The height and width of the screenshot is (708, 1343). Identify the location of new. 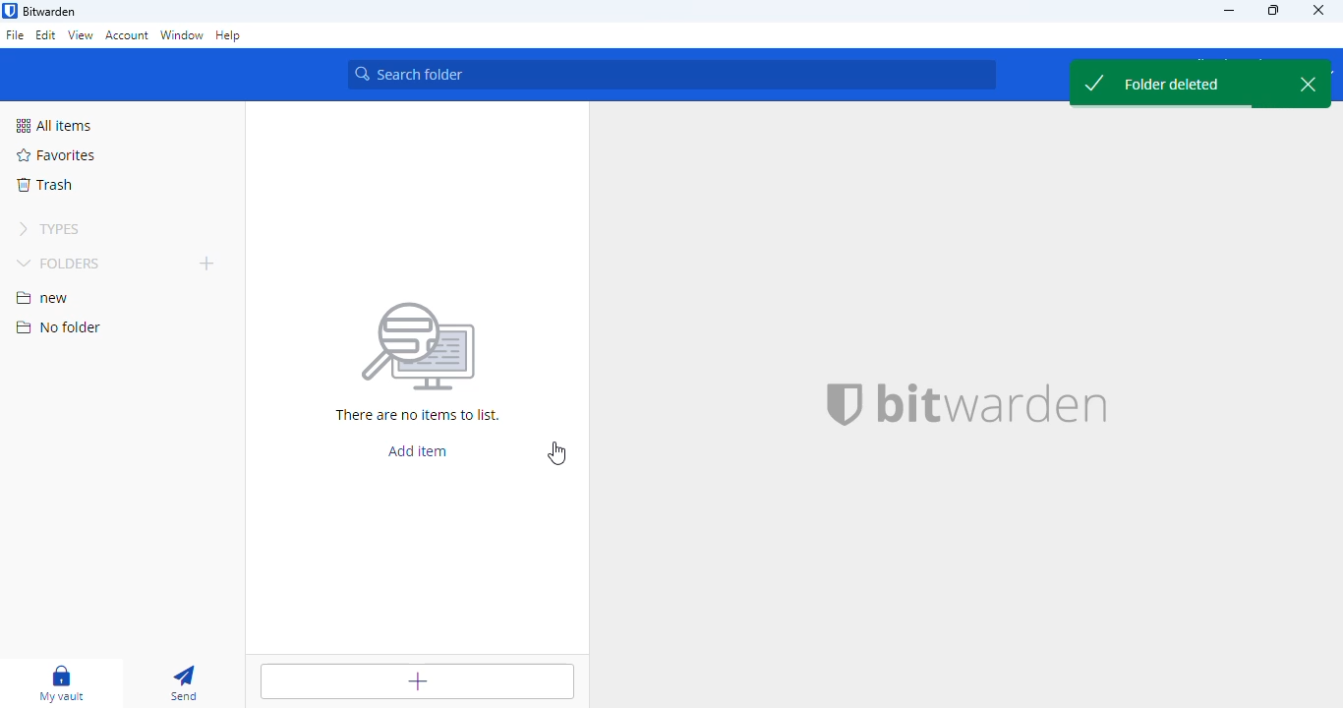
(42, 297).